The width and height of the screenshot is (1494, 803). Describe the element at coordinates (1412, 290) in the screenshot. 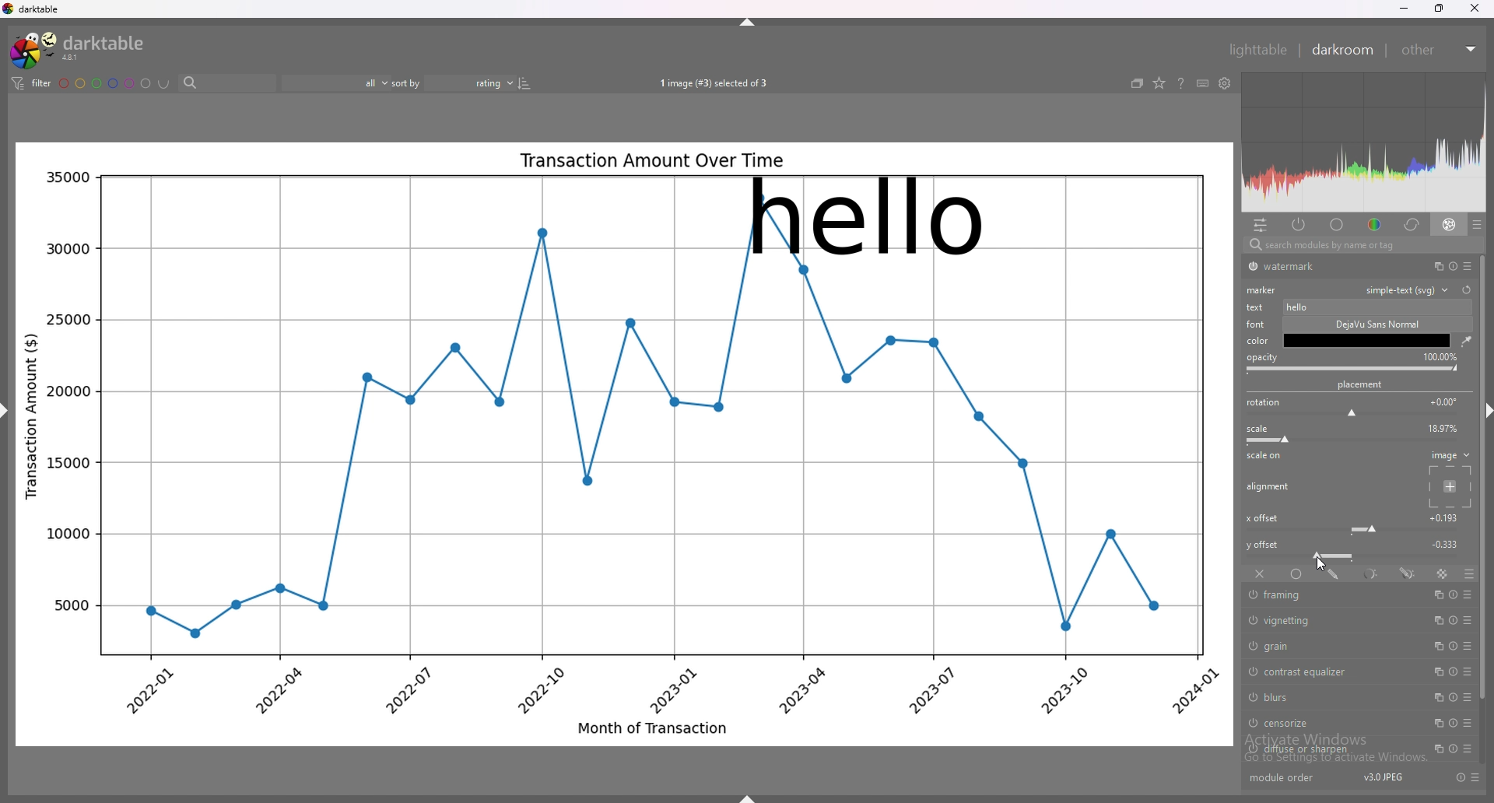

I see `watermark type` at that location.